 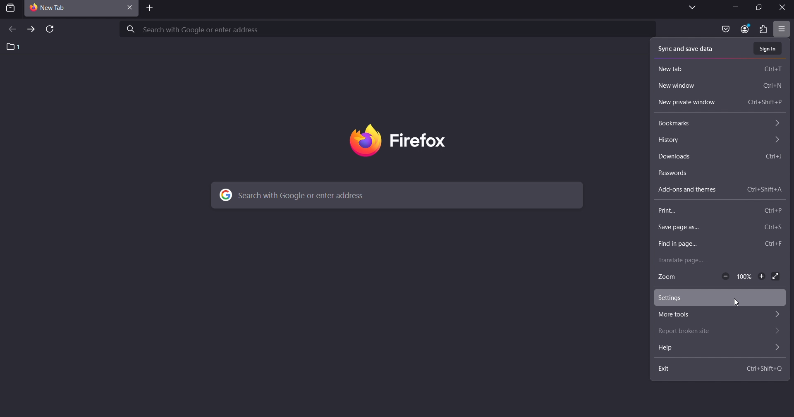 I want to click on zoom, so click(x=670, y=278).